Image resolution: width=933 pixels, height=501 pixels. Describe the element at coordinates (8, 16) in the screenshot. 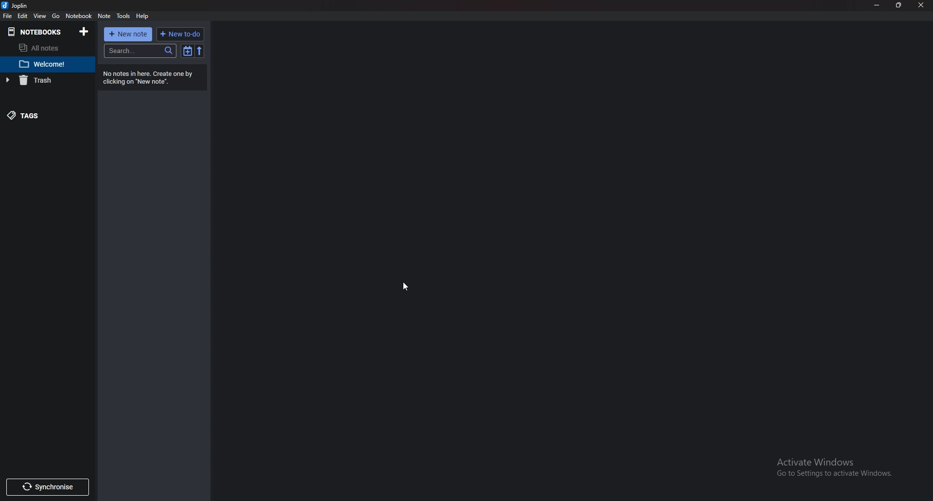

I see `File` at that location.